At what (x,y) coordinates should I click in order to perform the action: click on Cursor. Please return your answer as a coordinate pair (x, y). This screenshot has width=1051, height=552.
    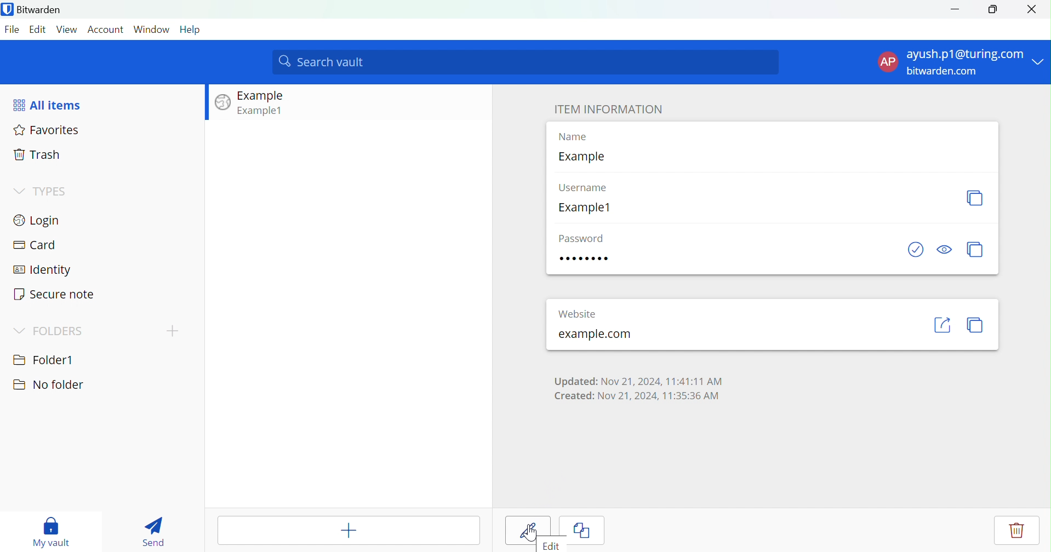
    Looking at the image, I should click on (532, 532).